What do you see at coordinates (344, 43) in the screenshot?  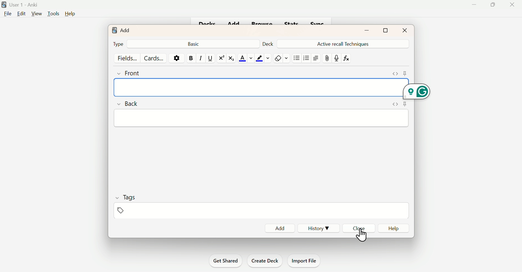 I see `Active Recall Techniques` at bounding box center [344, 43].